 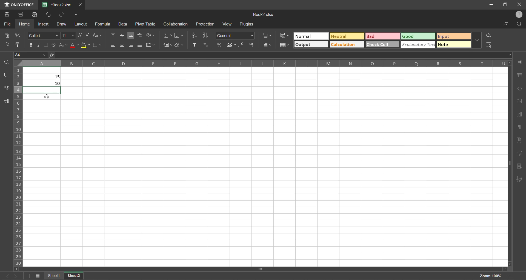 I want to click on increase decimal, so click(x=252, y=45).